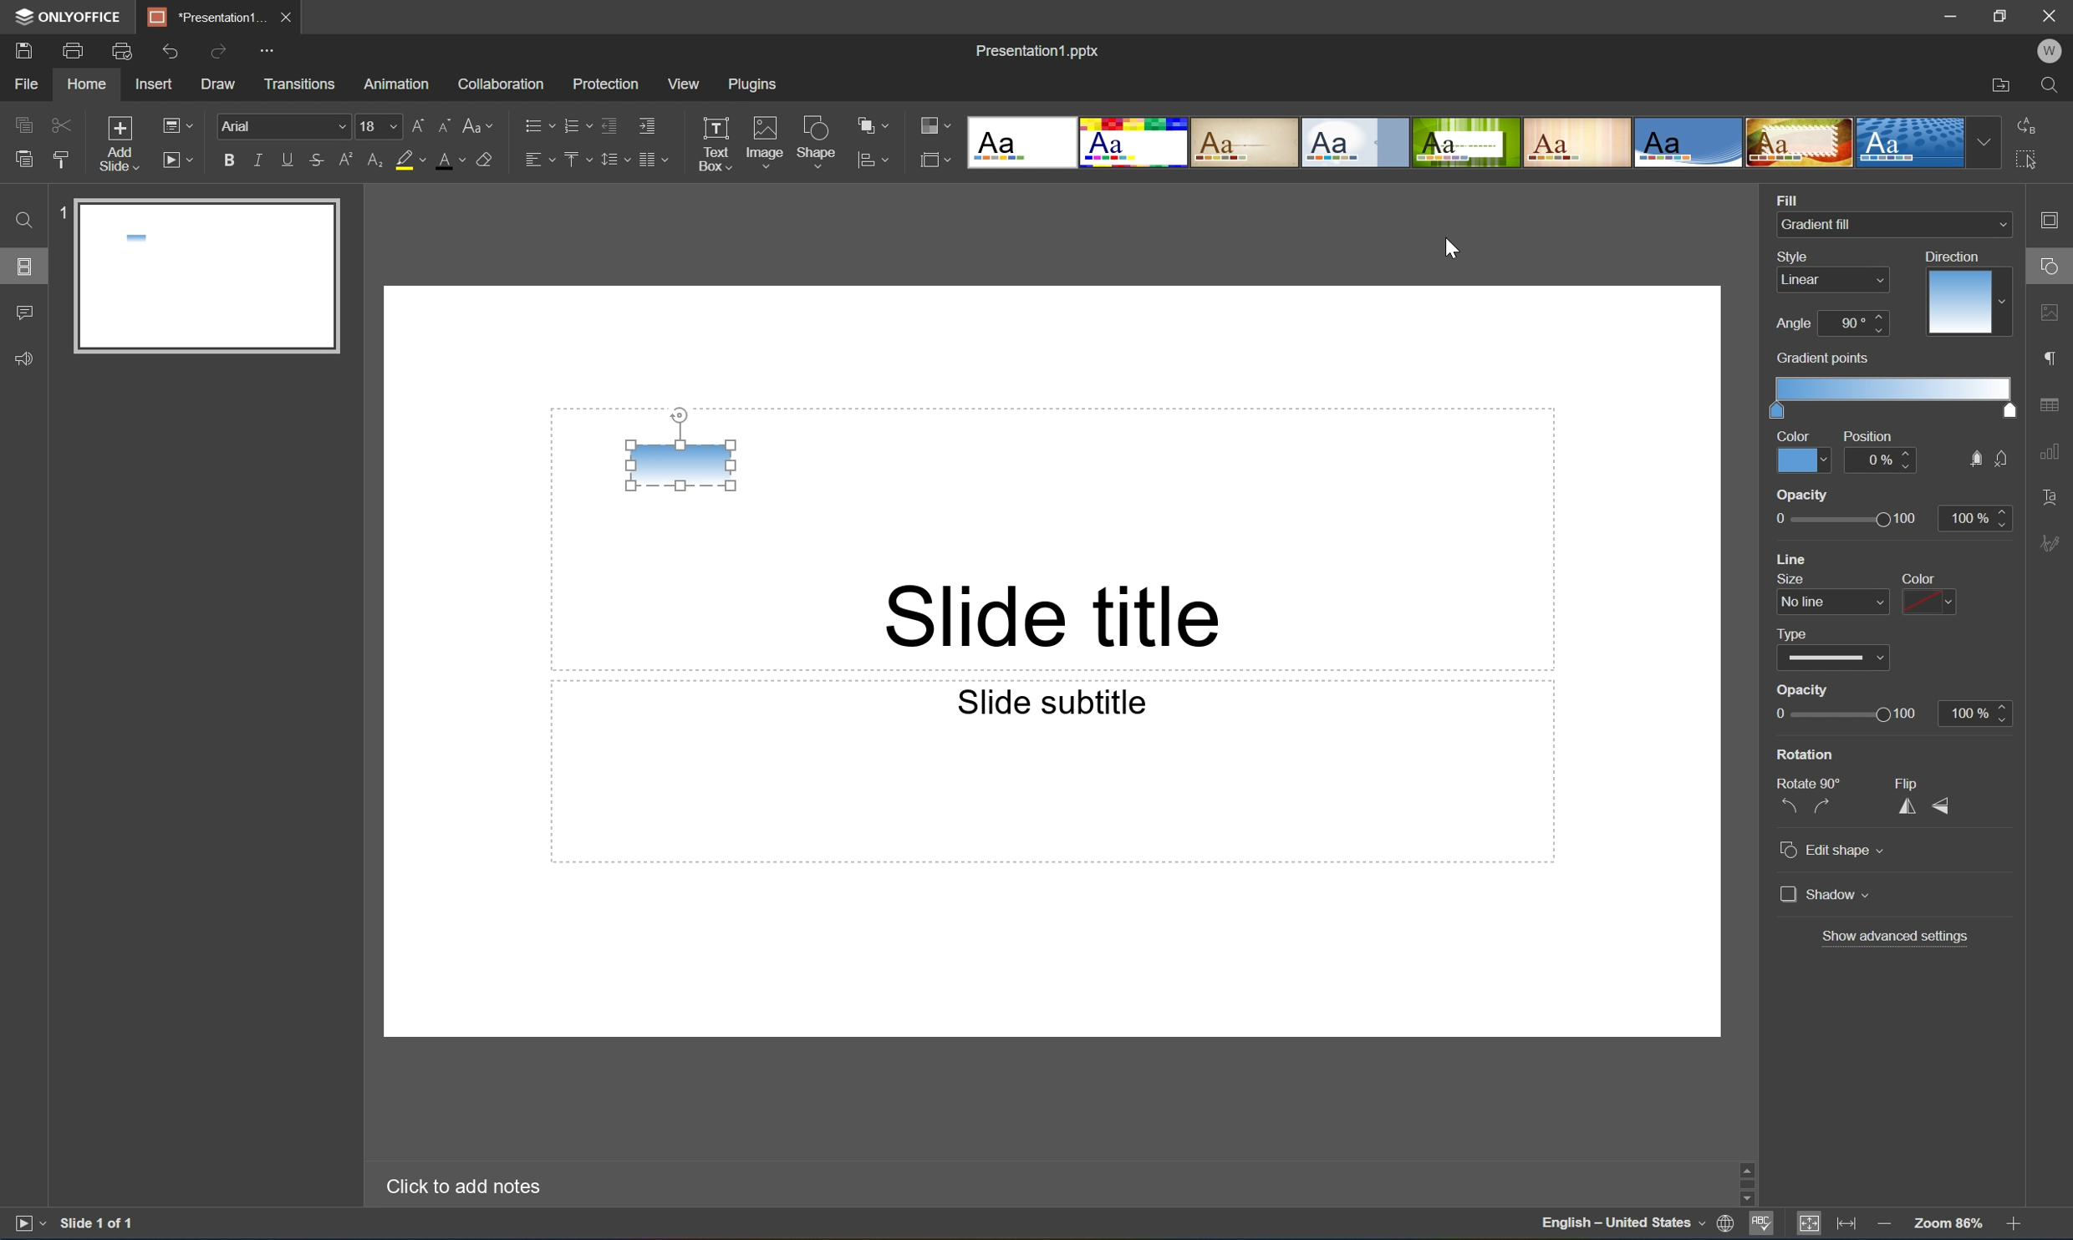 This screenshot has width=2073, height=1240. Describe the element at coordinates (1793, 323) in the screenshot. I see `Angle` at that location.